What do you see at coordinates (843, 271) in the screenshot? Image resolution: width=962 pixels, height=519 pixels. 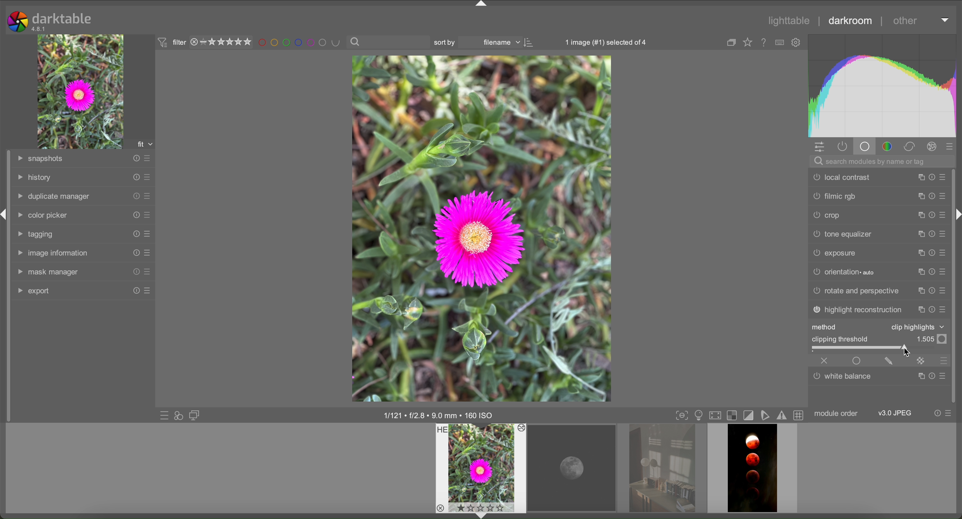 I see `orientation auto` at bounding box center [843, 271].